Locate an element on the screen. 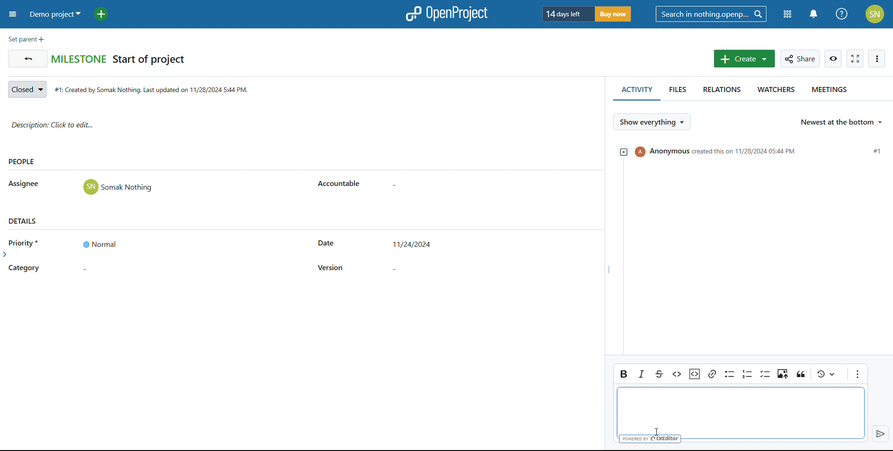  people is located at coordinates (22, 162).